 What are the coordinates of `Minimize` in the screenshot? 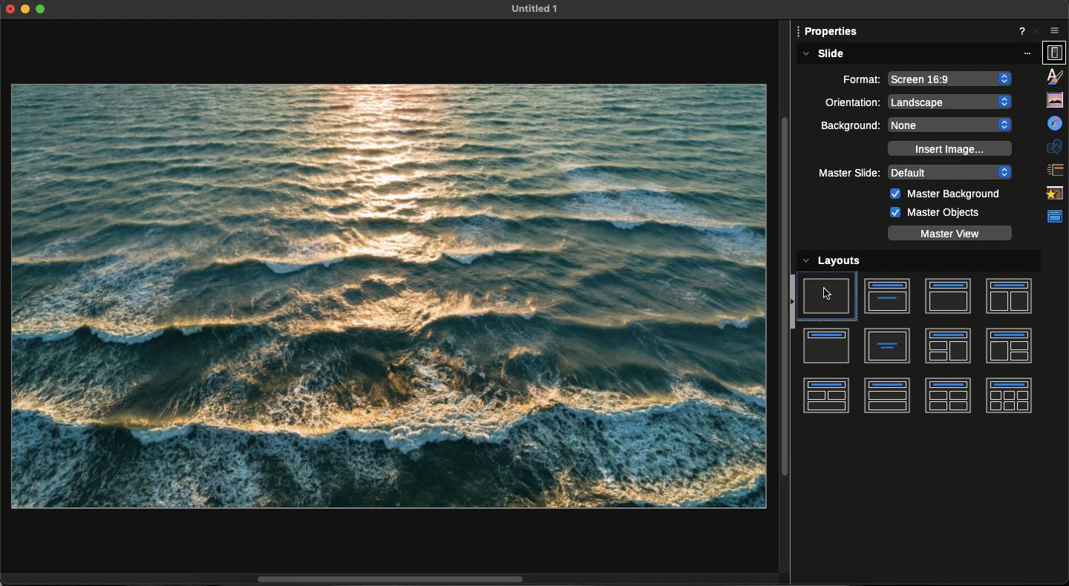 It's located at (26, 10).